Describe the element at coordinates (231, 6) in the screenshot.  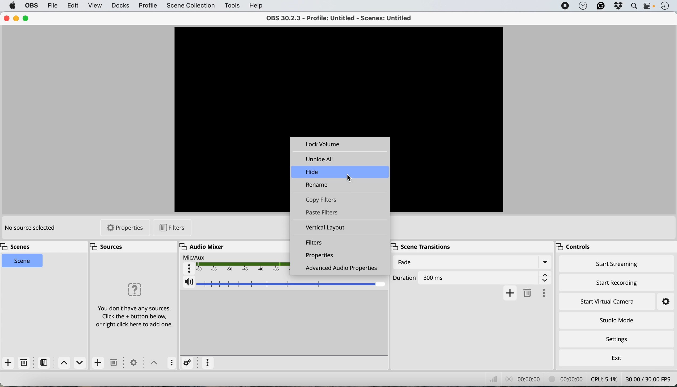
I see `tools` at that location.